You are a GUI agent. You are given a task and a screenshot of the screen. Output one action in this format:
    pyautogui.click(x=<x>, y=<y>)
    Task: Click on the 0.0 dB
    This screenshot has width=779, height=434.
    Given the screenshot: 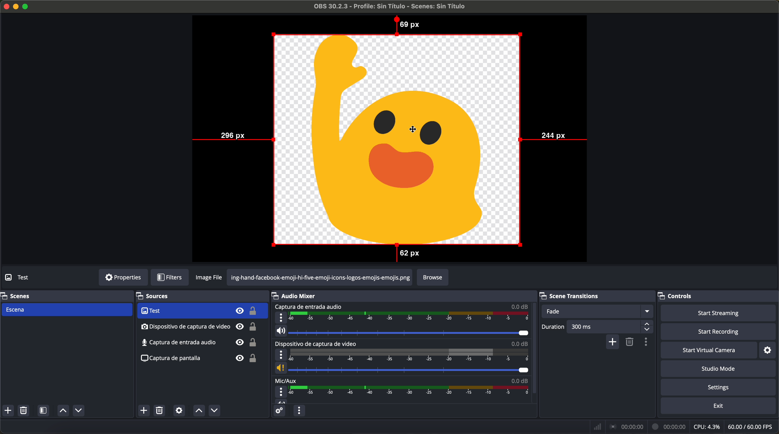 What is the action you would take?
    pyautogui.click(x=519, y=380)
    